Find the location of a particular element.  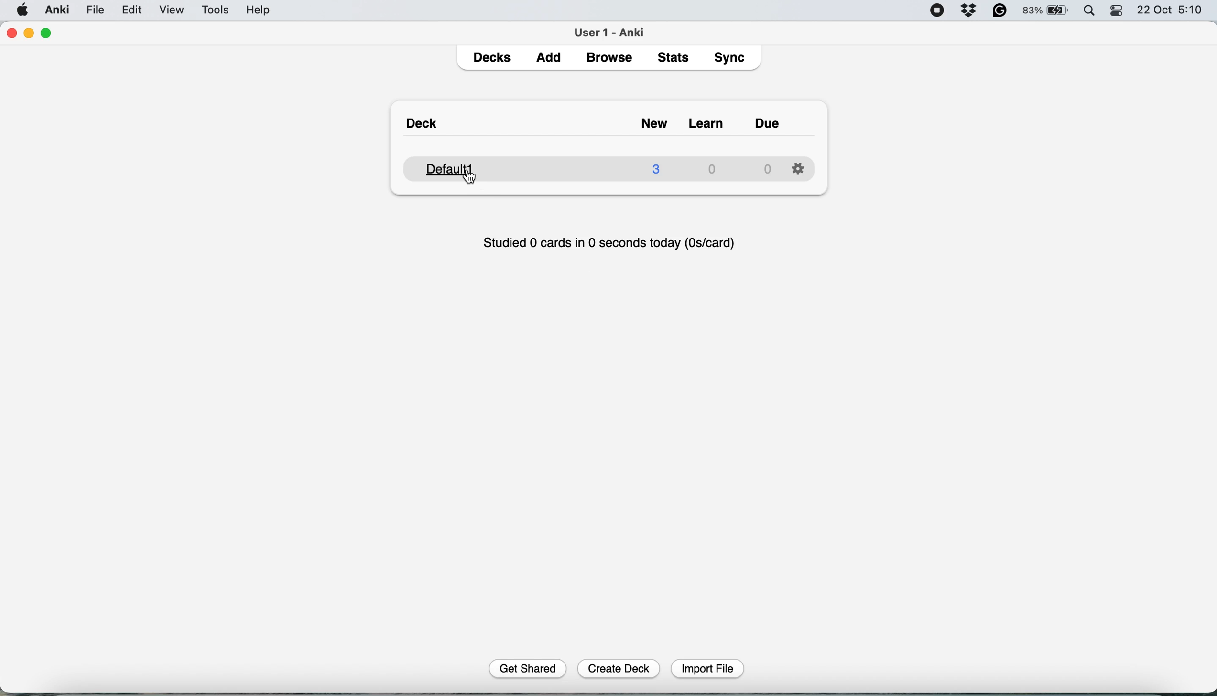

spotlight search is located at coordinates (1092, 11).